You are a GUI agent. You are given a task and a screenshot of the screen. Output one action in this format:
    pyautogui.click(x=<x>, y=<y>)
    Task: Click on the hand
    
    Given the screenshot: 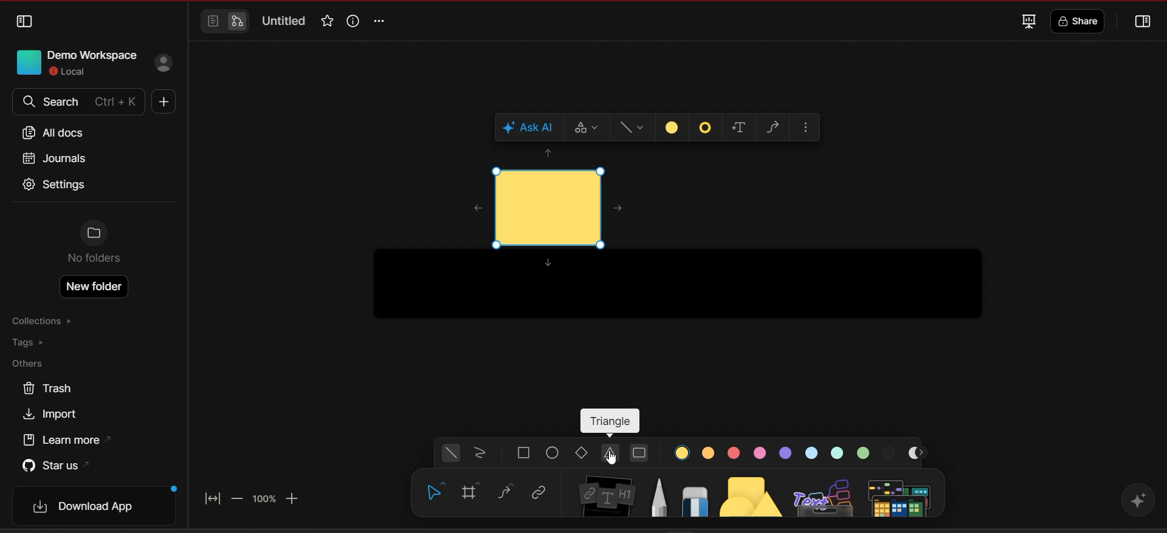 What is the action you would take?
    pyautogui.click(x=433, y=494)
    